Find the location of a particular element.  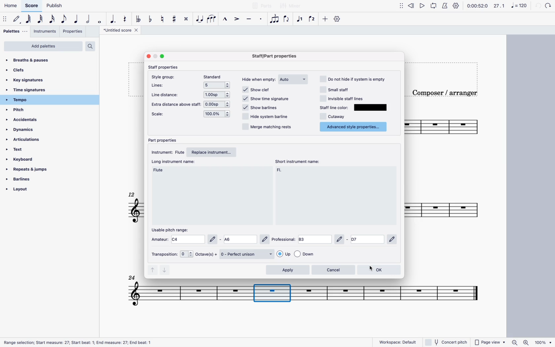

staff properties is located at coordinates (168, 68).